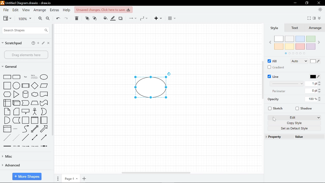 Image resolution: width=325 pixels, height=183 pixels. Describe the element at coordinates (15, 129) in the screenshot. I see `list item` at that location.